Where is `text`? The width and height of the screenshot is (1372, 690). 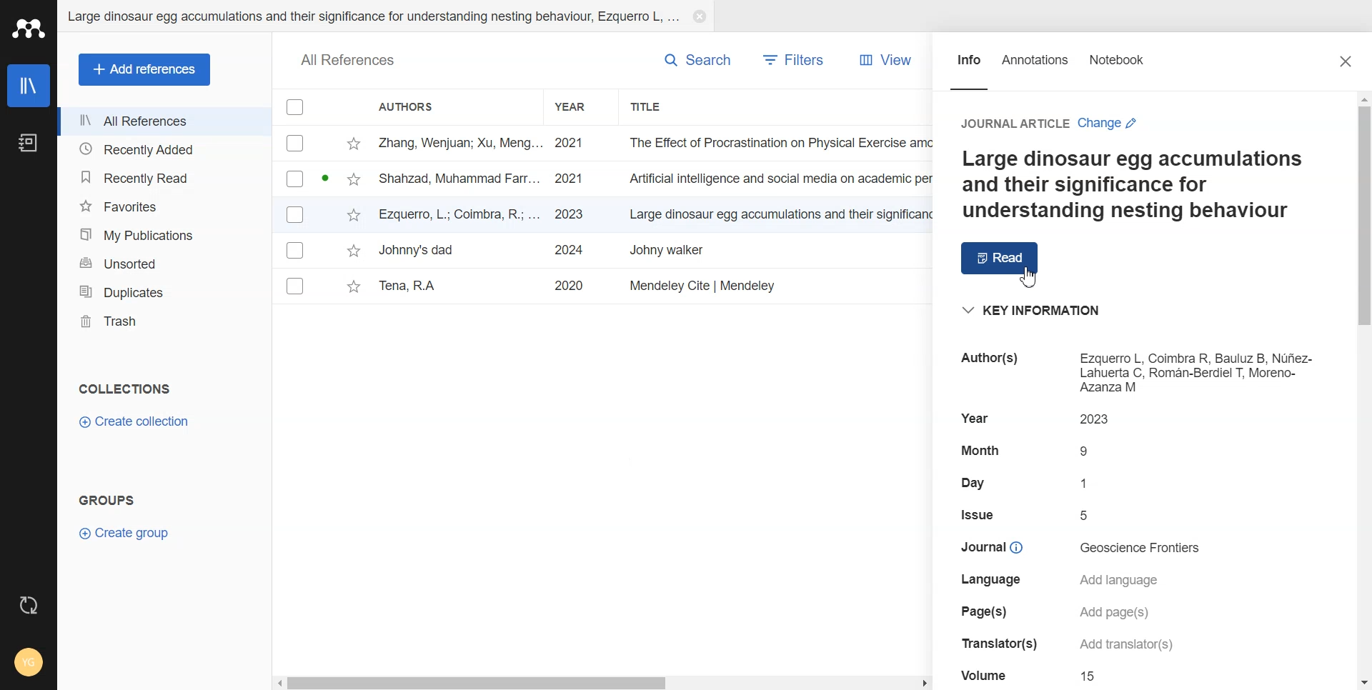
text is located at coordinates (980, 449).